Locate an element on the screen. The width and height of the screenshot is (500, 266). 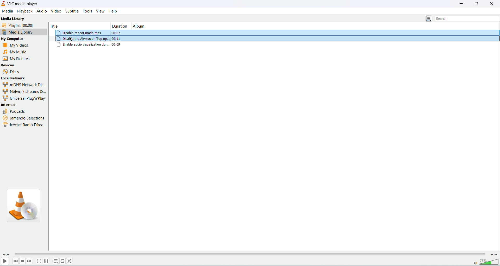
stop is located at coordinates (22, 261).